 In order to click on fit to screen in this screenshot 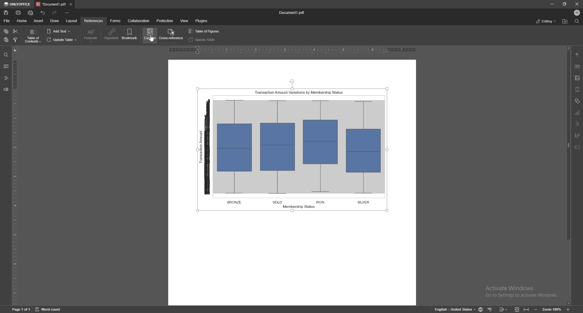, I will do `click(517, 309)`.